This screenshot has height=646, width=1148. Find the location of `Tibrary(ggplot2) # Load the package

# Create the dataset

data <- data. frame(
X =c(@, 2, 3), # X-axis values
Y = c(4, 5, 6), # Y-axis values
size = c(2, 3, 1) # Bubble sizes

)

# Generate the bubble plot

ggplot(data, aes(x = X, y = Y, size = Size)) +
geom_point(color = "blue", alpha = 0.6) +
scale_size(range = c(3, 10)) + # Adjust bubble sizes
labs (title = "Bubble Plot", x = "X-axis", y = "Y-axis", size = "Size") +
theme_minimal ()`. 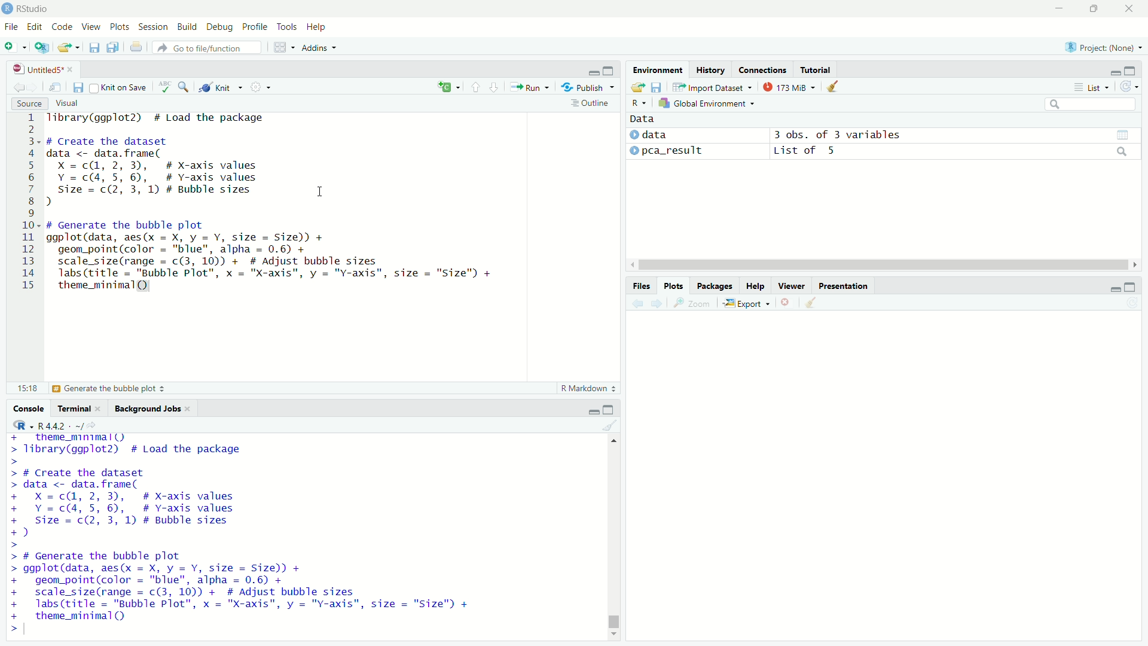

Tibrary(ggplot2) # Load the package

# Create the dataset

data <- data. frame(
X =c(@, 2, 3), # X-axis values
Y = c(4, 5, 6), # Y-axis values
size = c(2, 3, 1) # Bubble sizes

)

# Generate the bubble plot

ggplot(data, aes(x = X, y = Y, size = Size)) +
geom_point(color = "blue", alpha = 0.6) +
scale_size(range = c(3, 10)) + # Adjust bubble sizes
labs (title = "Bubble Plot", x = "X-axis", y = "Y-axis", size = "Size") +
theme_minimal () is located at coordinates (242, 534).